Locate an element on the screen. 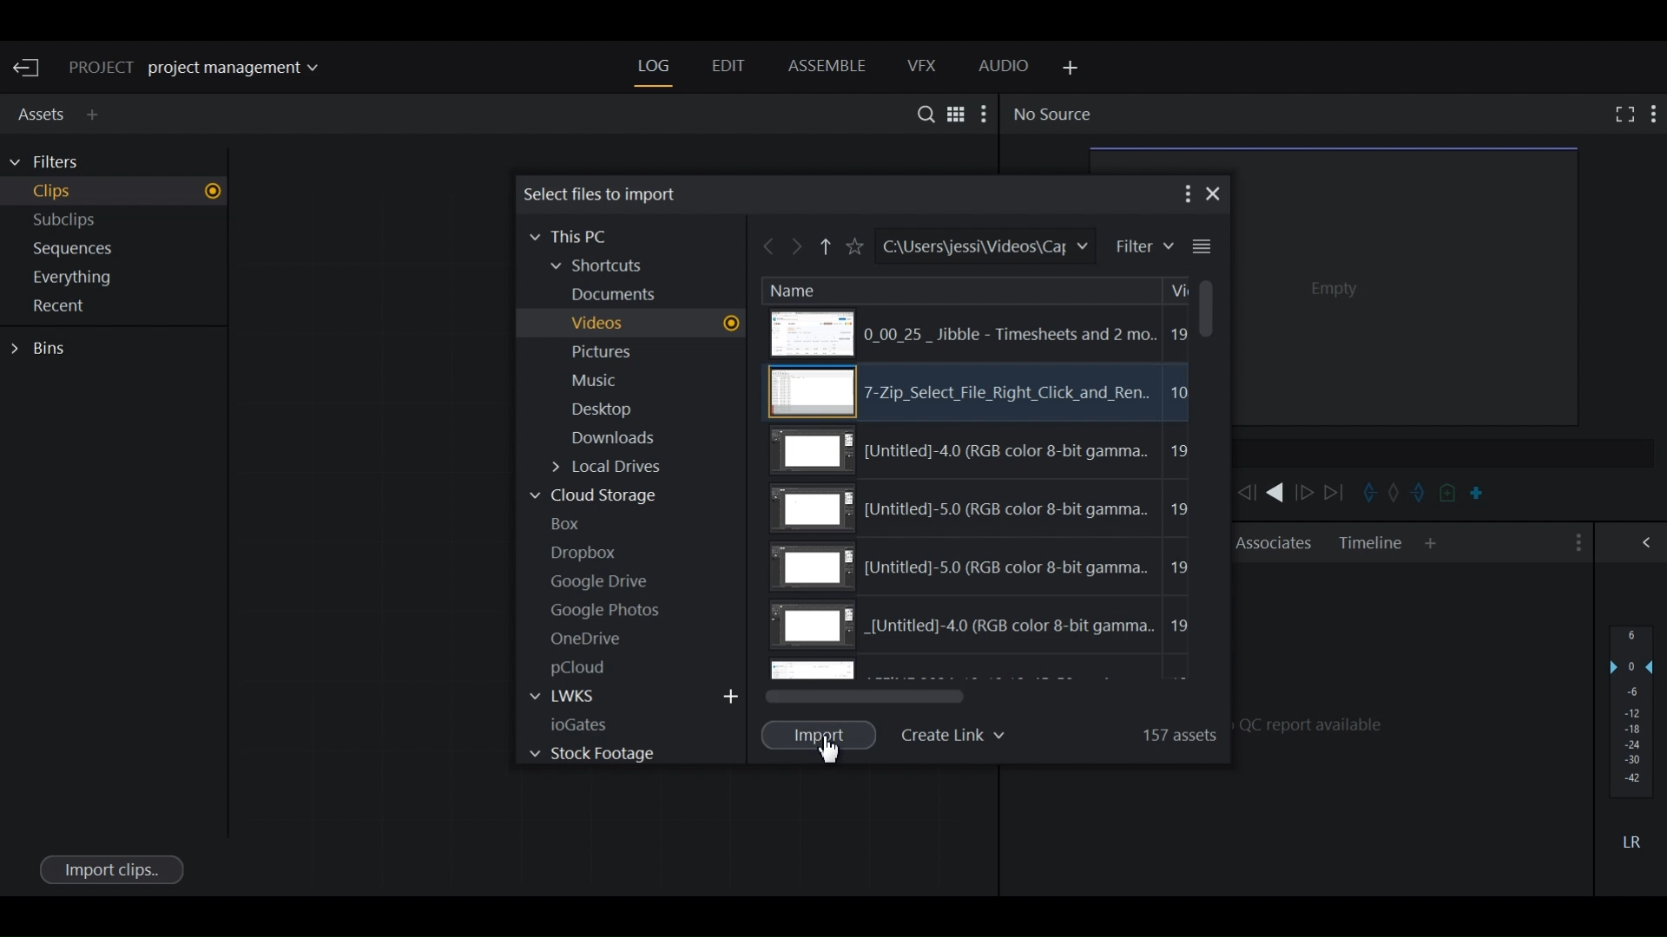 The height and width of the screenshot is (937, 1667). Assemble is located at coordinates (827, 66).